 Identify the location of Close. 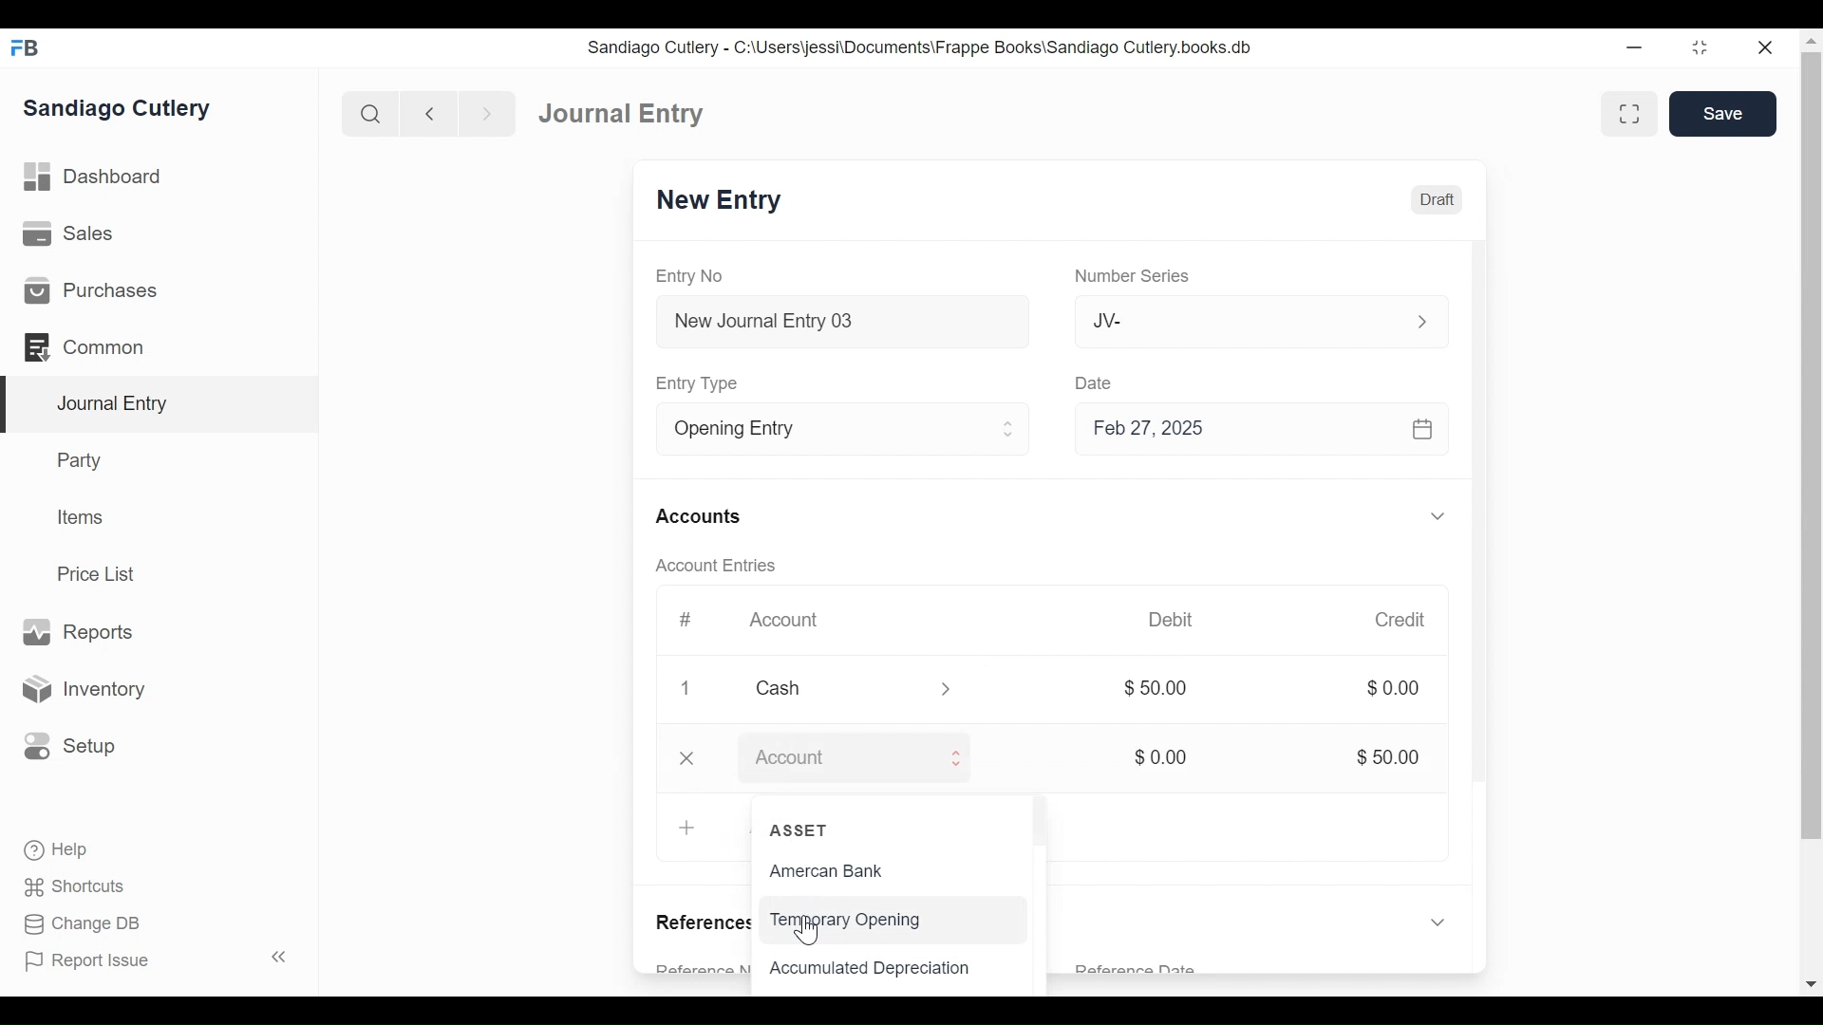
(1766, 47).